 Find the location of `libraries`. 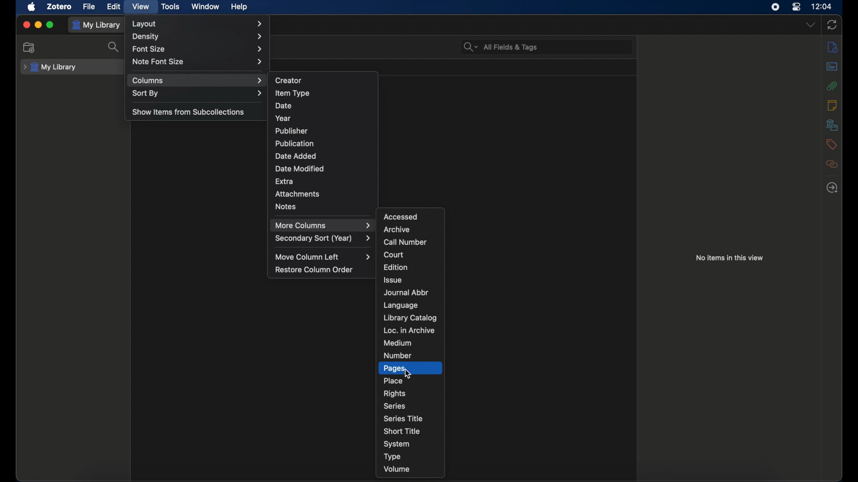

libraries is located at coordinates (832, 125).